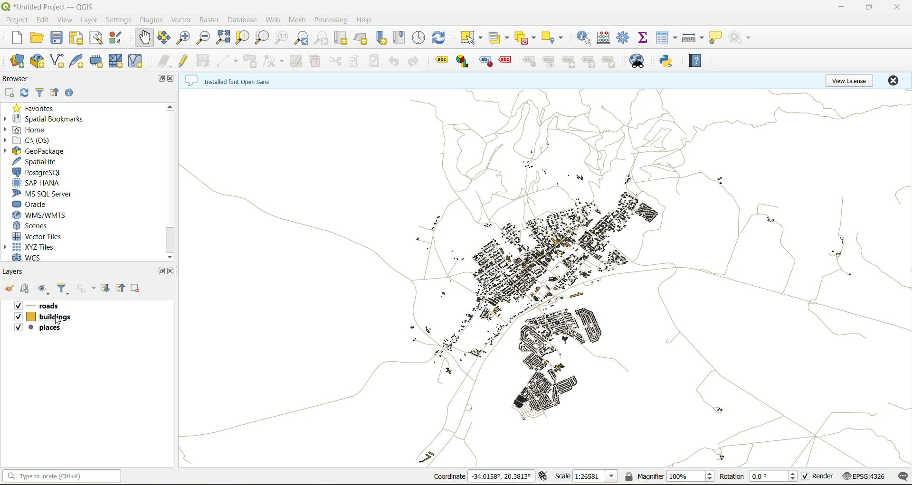  I want to click on places layer, so click(48, 328).